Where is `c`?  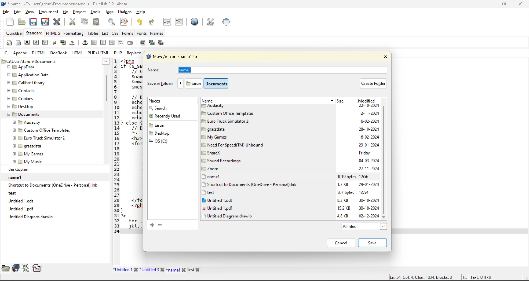 c is located at coordinates (6, 53).